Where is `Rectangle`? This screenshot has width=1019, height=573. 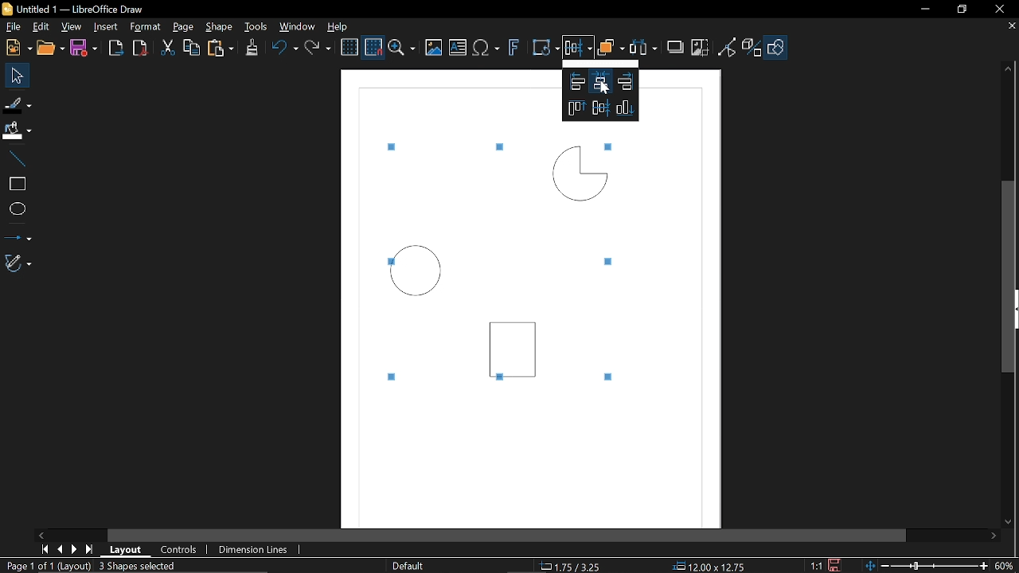 Rectangle is located at coordinates (516, 345).